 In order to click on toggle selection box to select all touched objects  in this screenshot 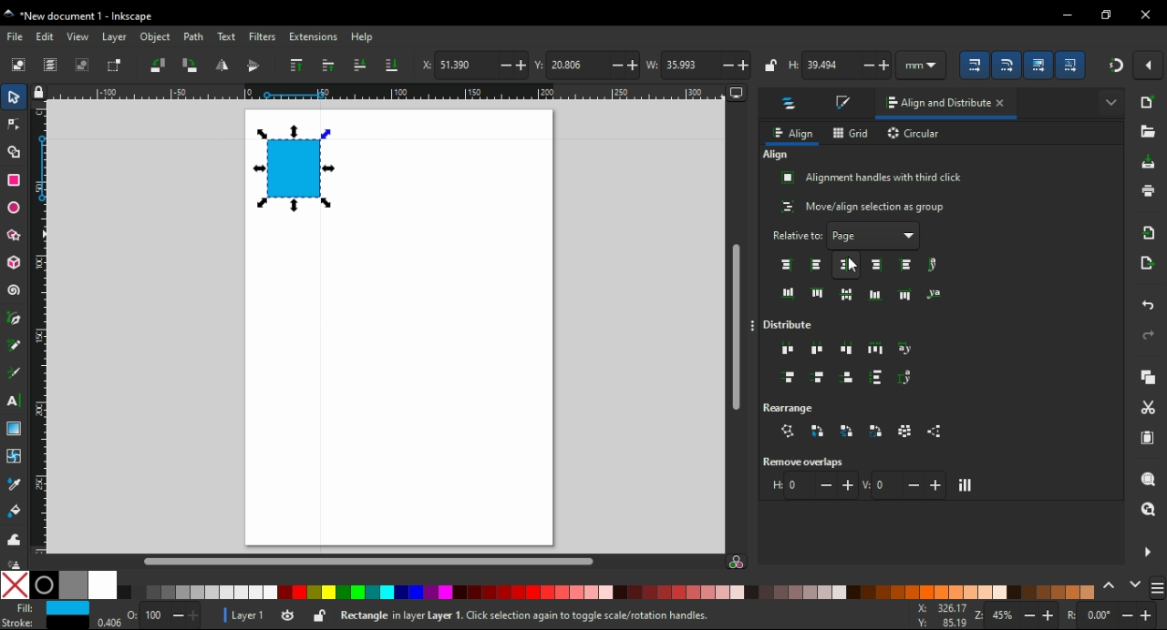, I will do `click(116, 66)`.